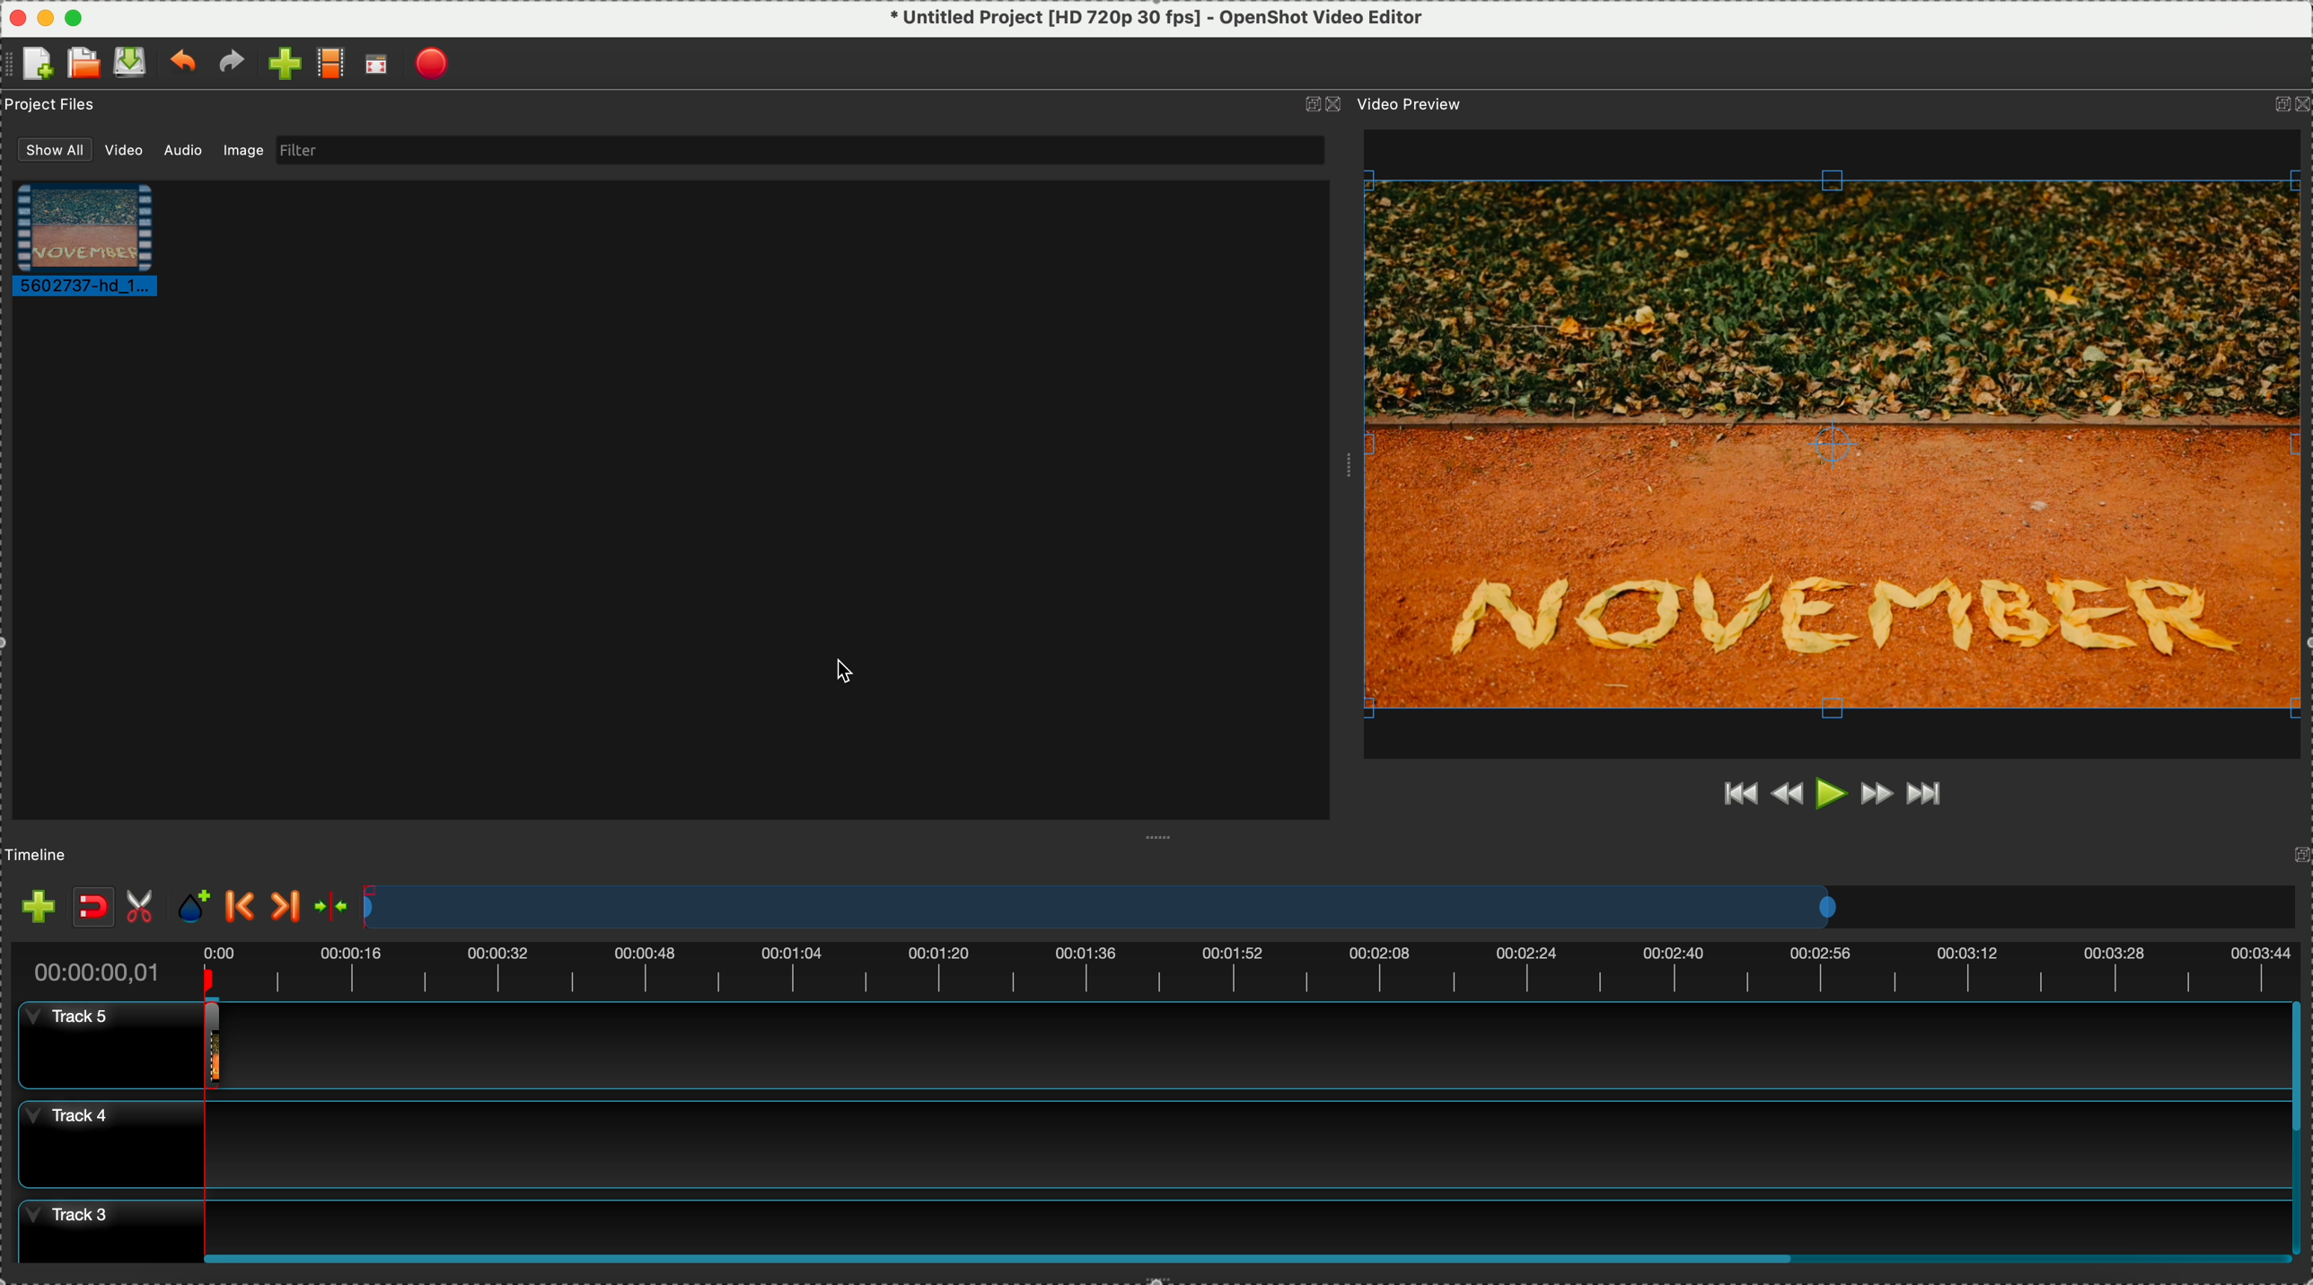 The image size is (2313, 1285). What do you see at coordinates (33, 65) in the screenshot?
I see `create file` at bounding box center [33, 65].